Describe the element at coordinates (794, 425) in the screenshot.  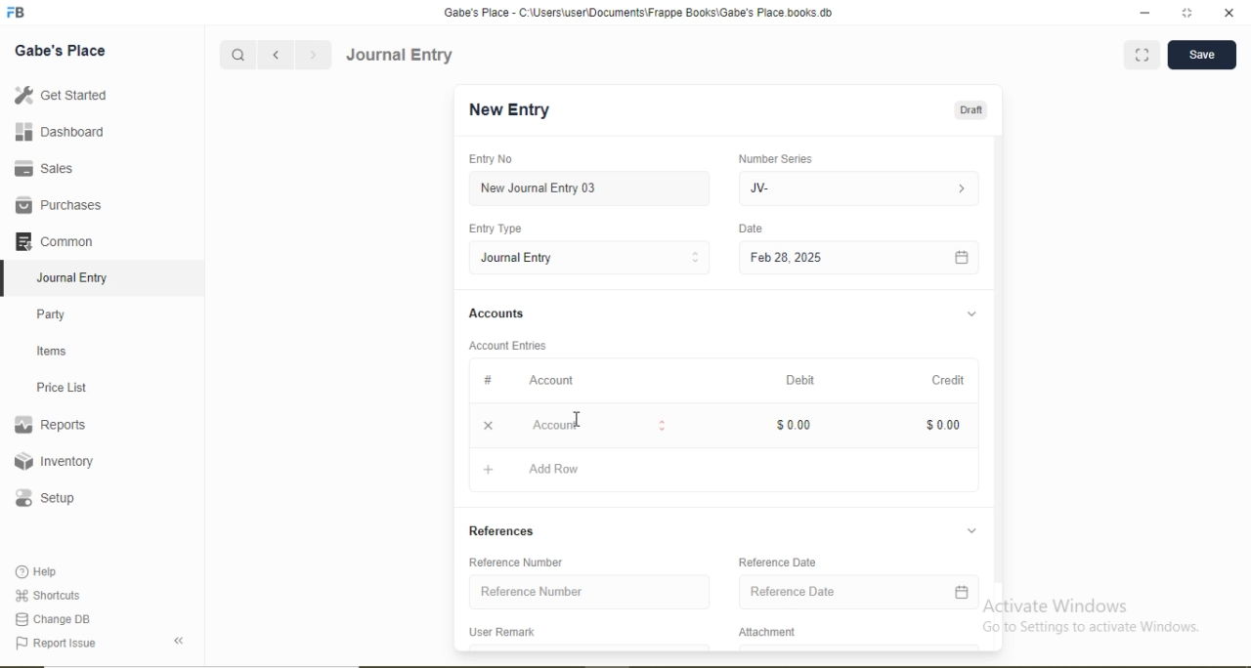
I see `$0.00` at that location.